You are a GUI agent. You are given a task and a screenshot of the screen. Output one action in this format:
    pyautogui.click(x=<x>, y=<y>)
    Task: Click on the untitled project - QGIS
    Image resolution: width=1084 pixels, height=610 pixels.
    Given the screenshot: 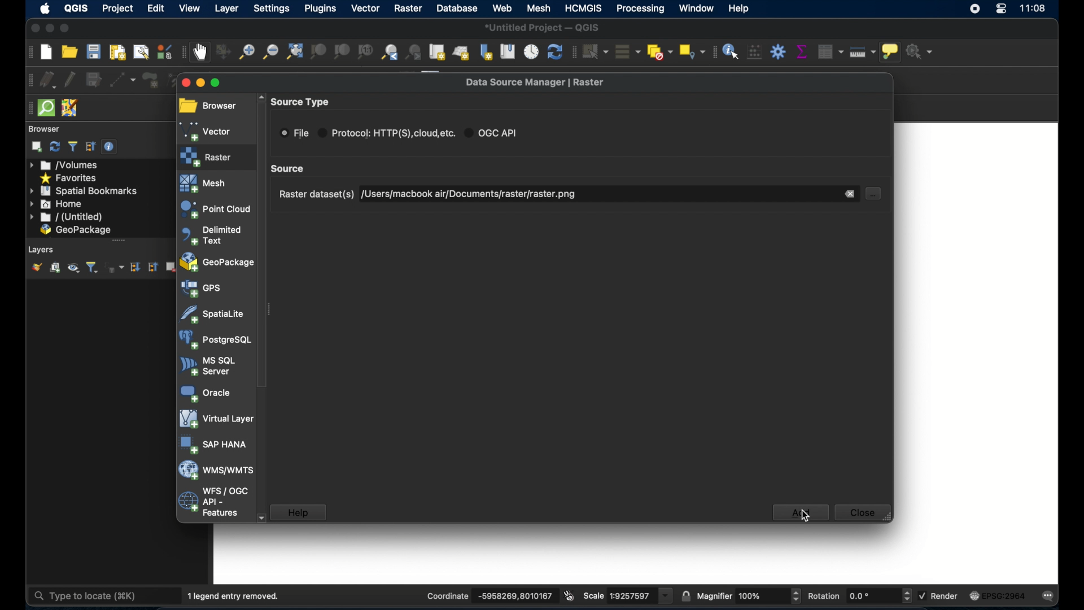 What is the action you would take?
    pyautogui.click(x=545, y=27)
    